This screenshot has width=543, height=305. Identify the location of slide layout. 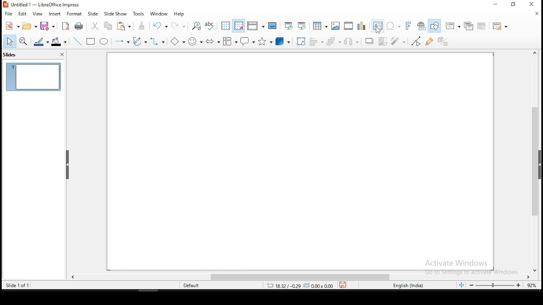
(501, 26).